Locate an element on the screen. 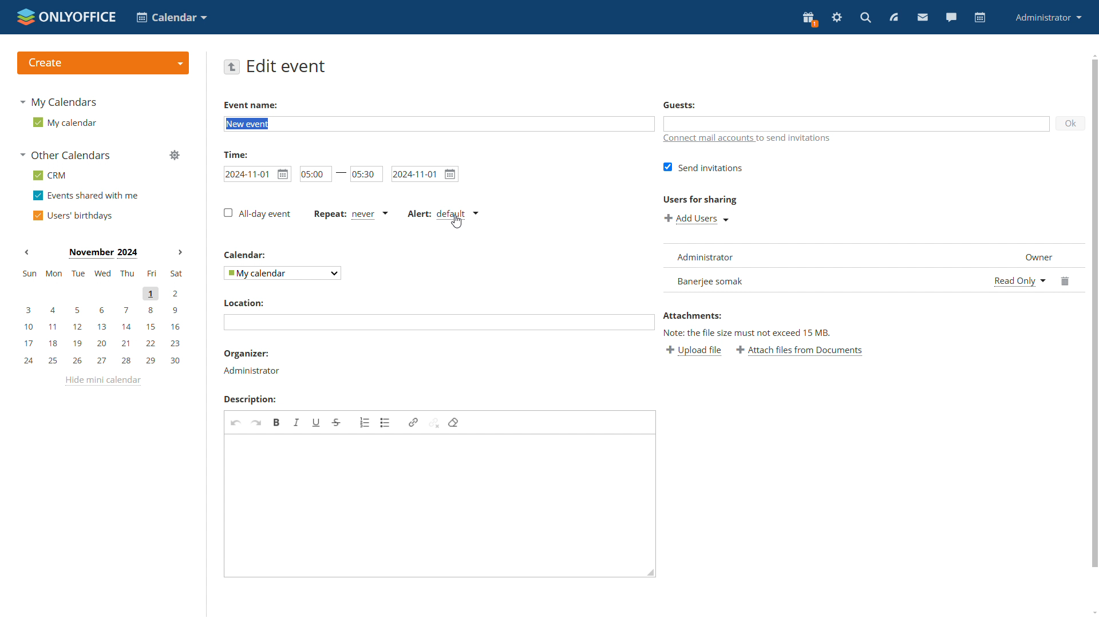  search is located at coordinates (865, 18).